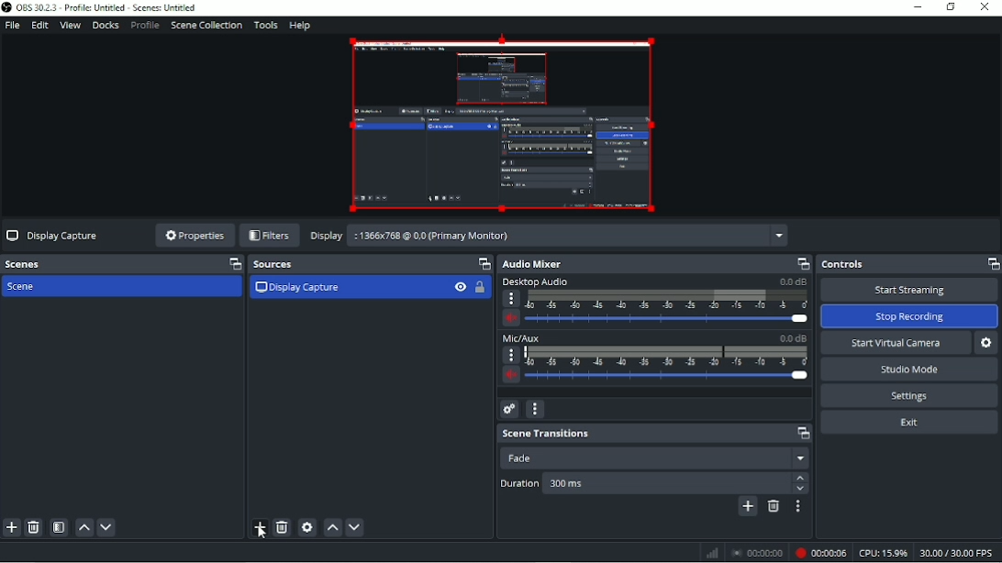 Image resolution: width=1002 pixels, height=563 pixels. I want to click on Studio mode, so click(909, 370).